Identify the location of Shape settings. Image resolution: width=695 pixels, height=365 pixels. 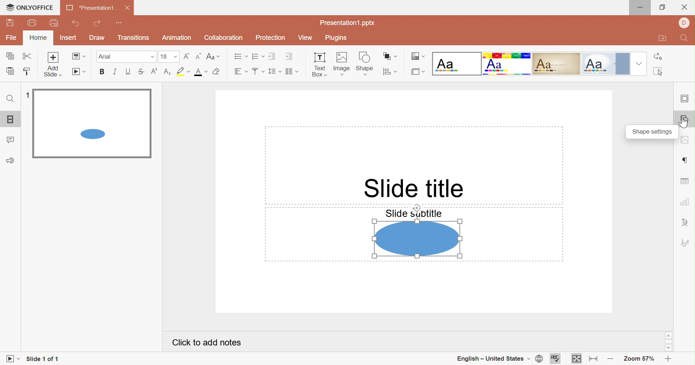
(683, 120).